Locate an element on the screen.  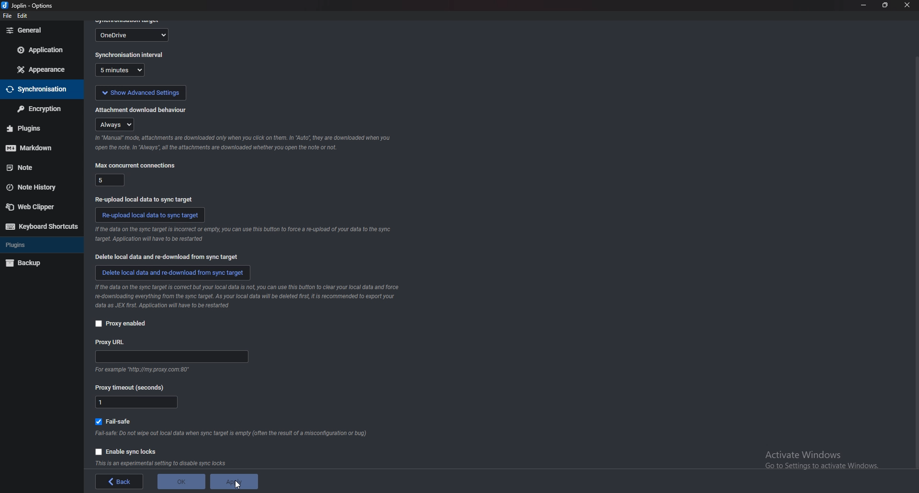
ok is located at coordinates (180, 481).